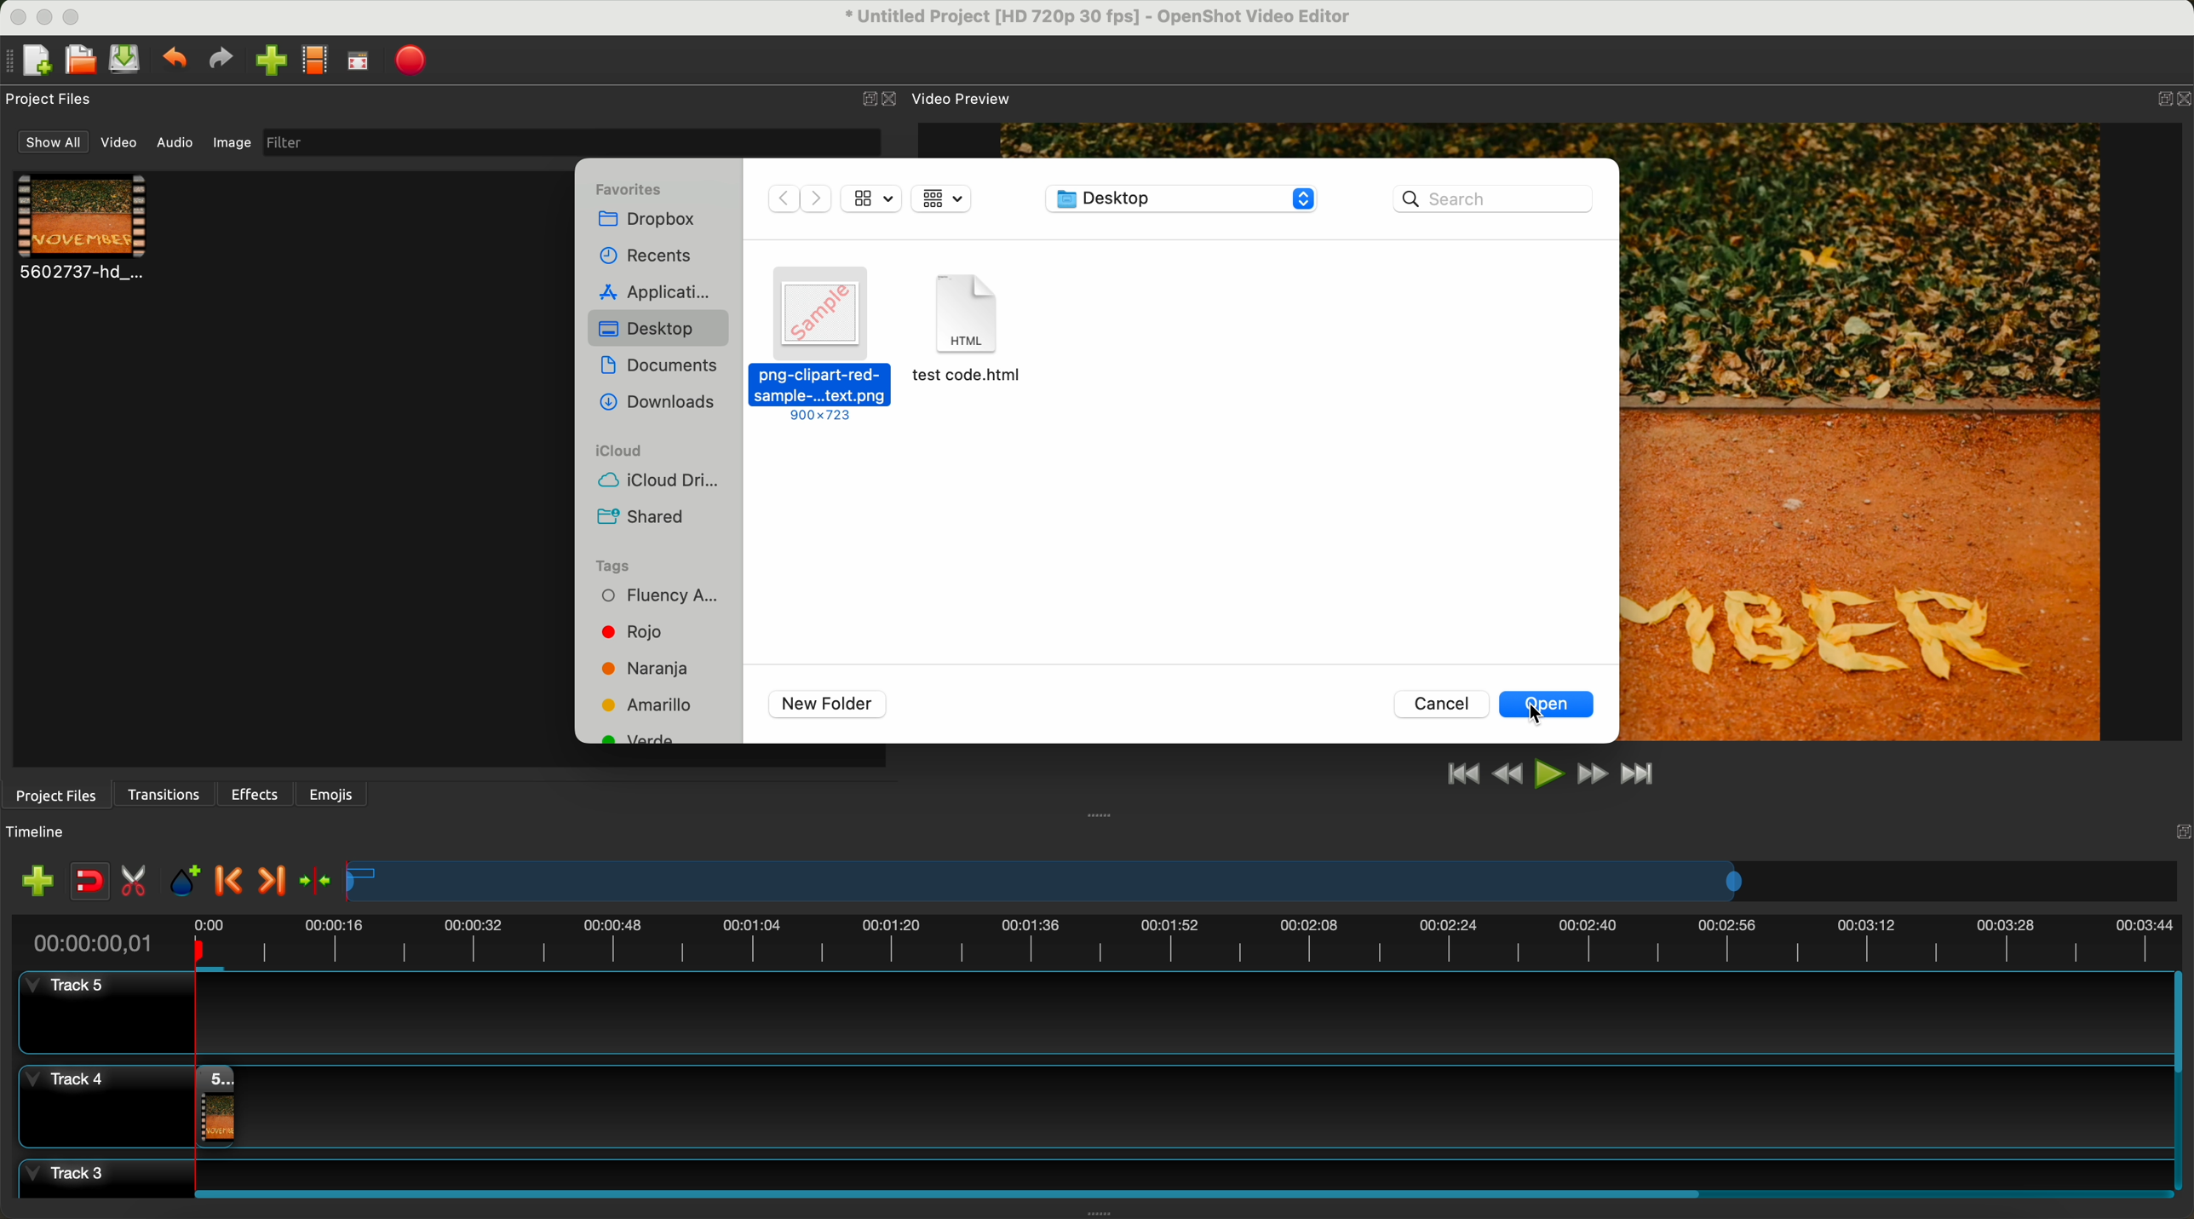  What do you see at coordinates (1095, 940) in the screenshot?
I see `timeline` at bounding box center [1095, 940].